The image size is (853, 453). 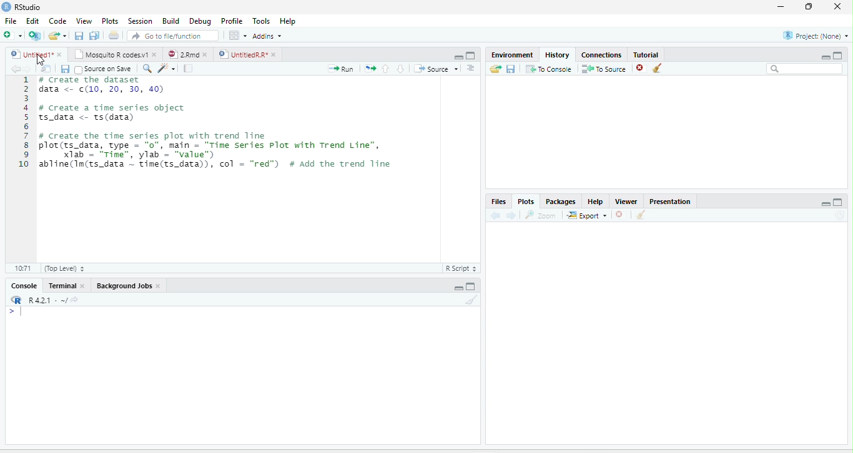 What do you see at coordinates (499, 202) in the screenshot?
I see `Files` at bounding box center [499, 202].